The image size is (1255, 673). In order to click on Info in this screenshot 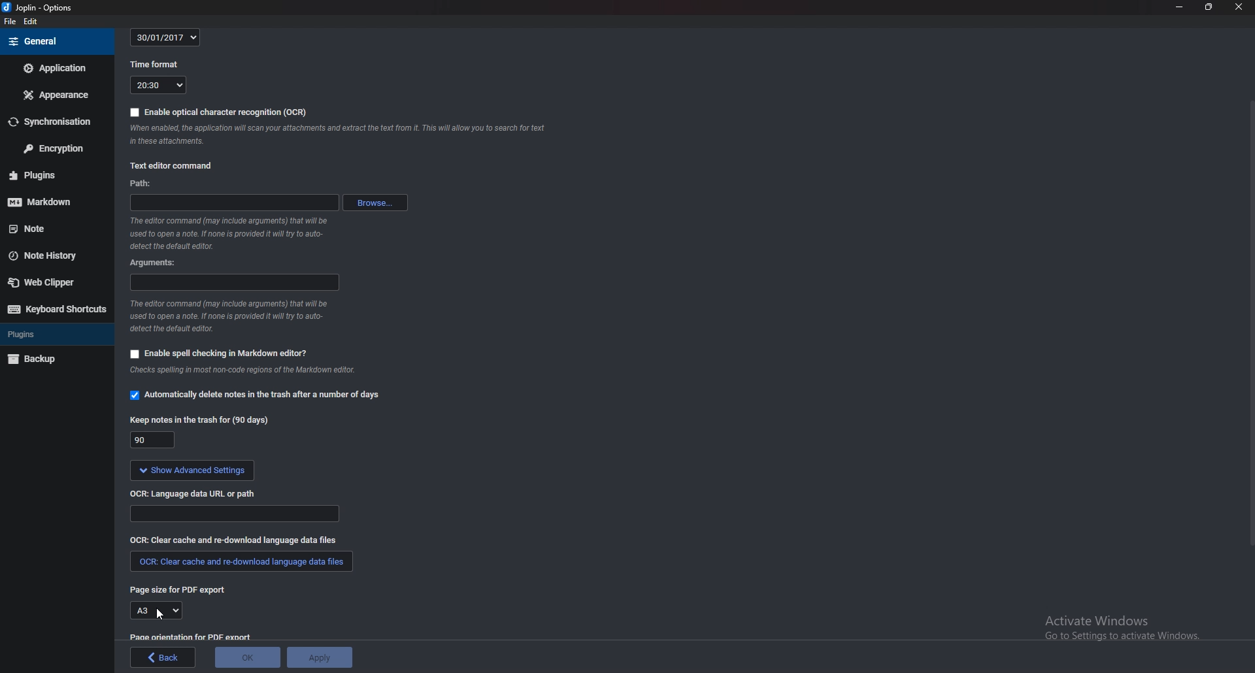, I will do `click(234, 233)`.